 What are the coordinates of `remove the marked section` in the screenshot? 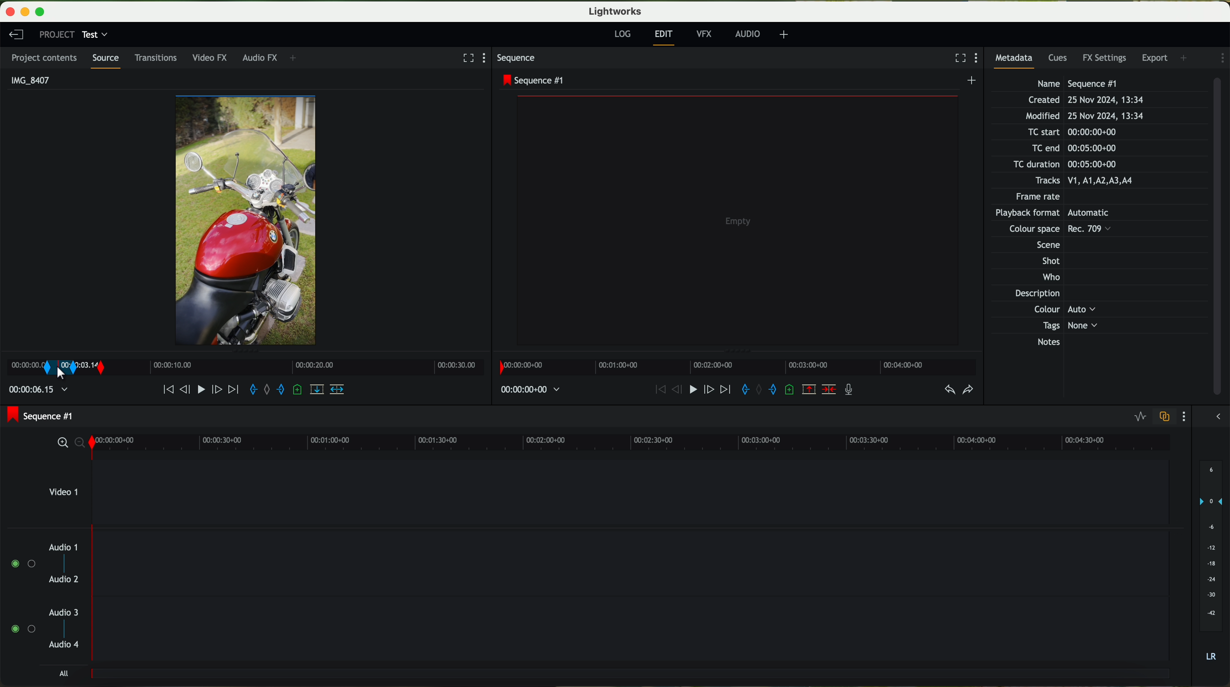 It's located at (810, 390).